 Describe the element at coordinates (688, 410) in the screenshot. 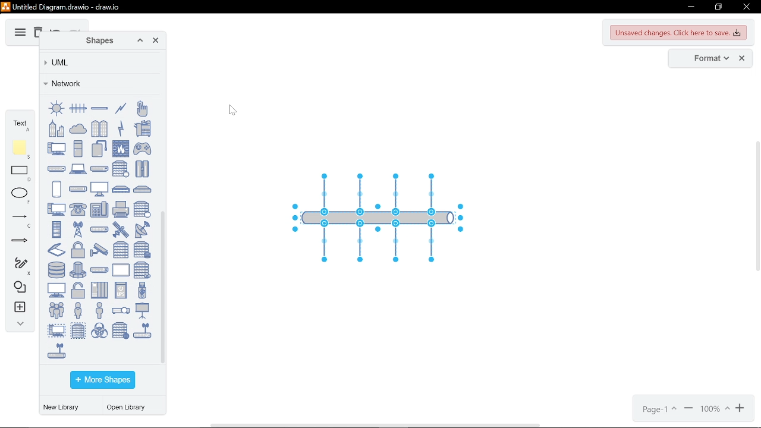

I see `zoom in` at that location.